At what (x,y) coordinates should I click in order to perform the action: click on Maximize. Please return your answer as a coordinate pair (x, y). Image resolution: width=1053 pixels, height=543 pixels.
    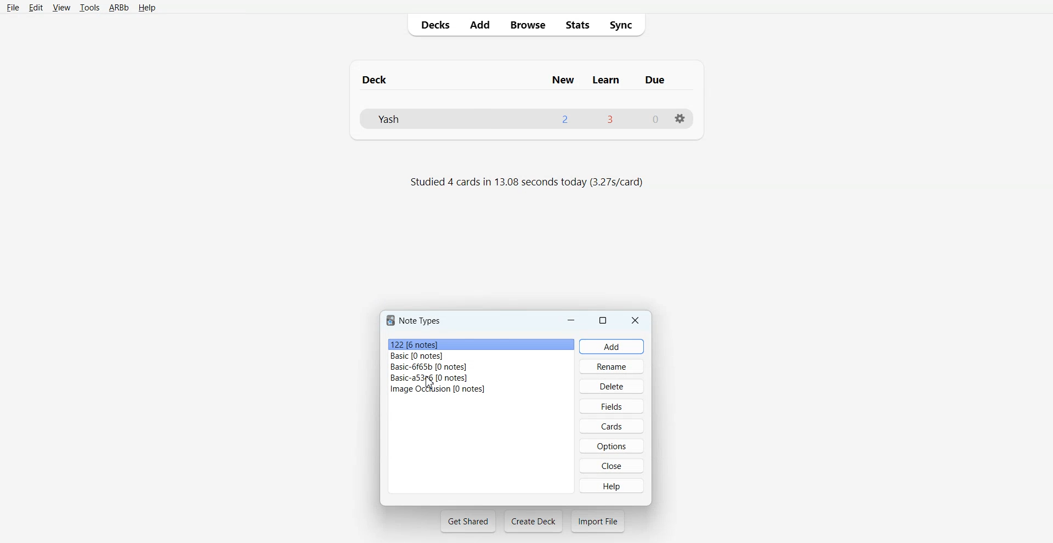
    Looking at the image, I should click on (604, 320).